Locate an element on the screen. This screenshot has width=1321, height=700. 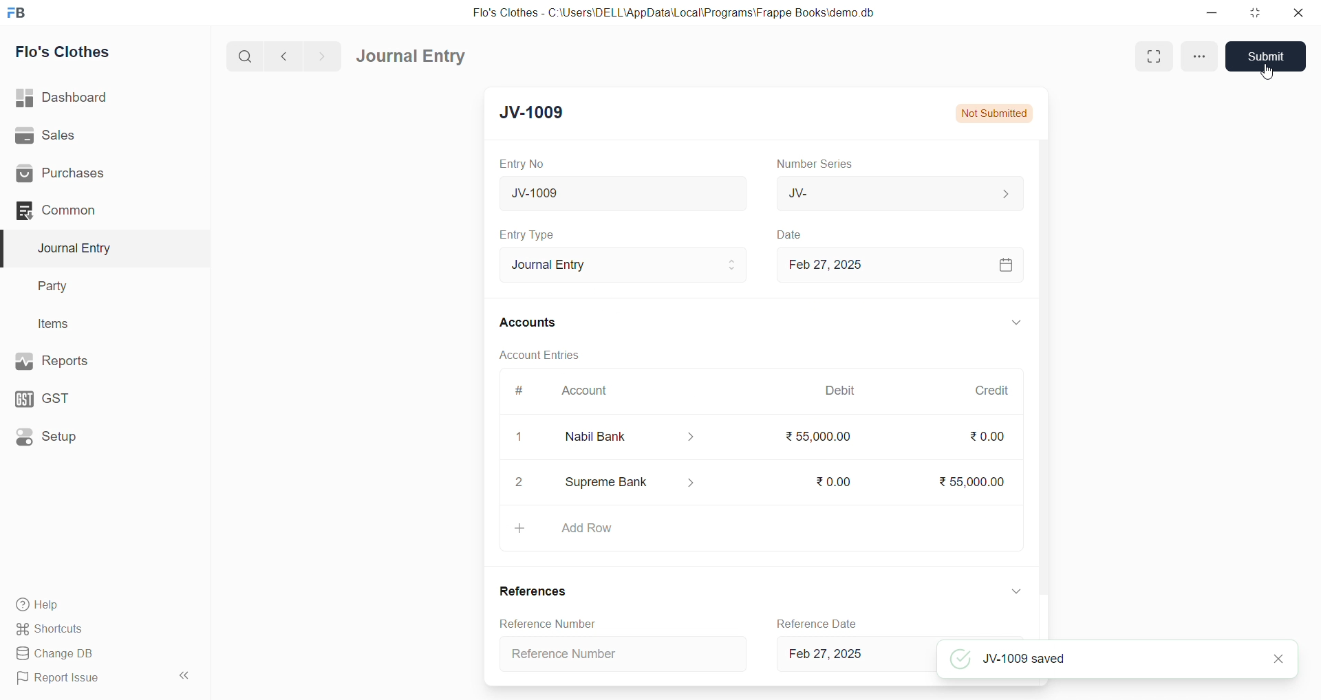
Date is located at coordinates (793, 235).